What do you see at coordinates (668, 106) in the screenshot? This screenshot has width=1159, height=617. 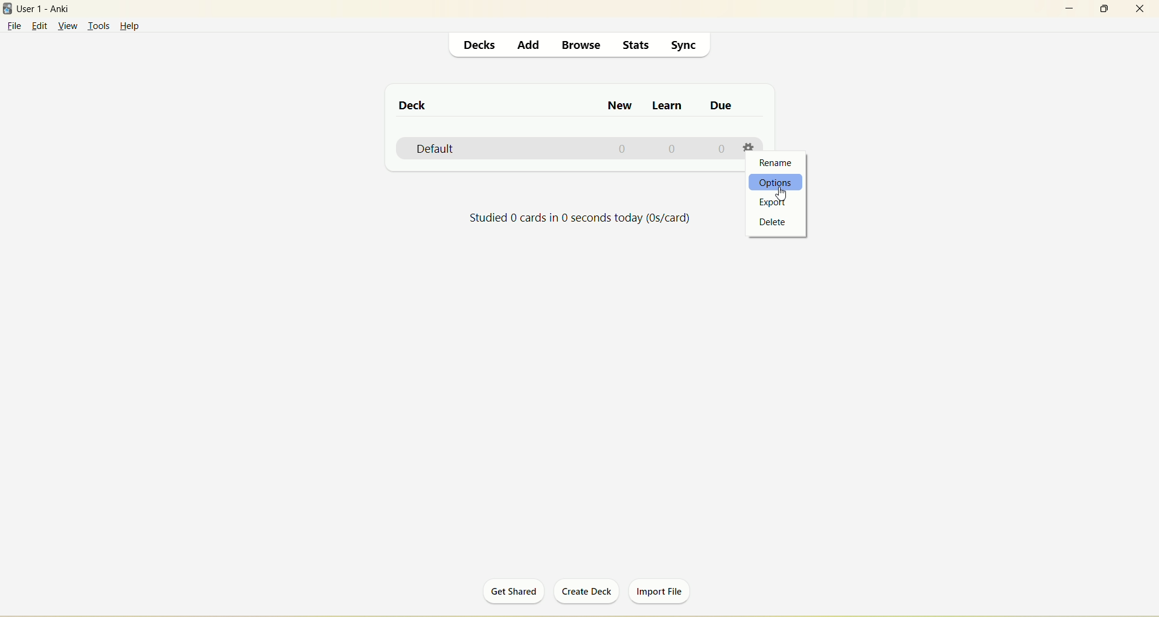 I see `learn` at bounding box center [668, 106].